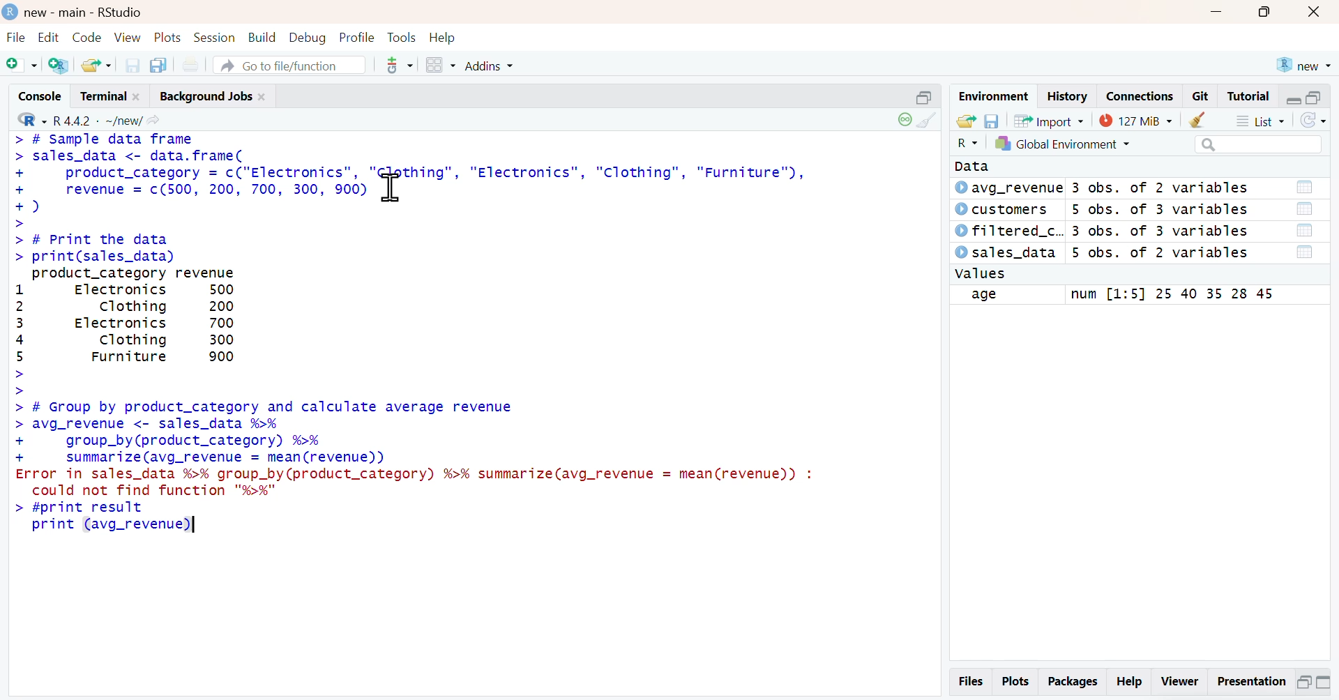 This screenshot has width=1339, height=700. What do you see at coordinates (357, 37) in the screenshot?
I see `Profile` at bounding box center [357, 37].